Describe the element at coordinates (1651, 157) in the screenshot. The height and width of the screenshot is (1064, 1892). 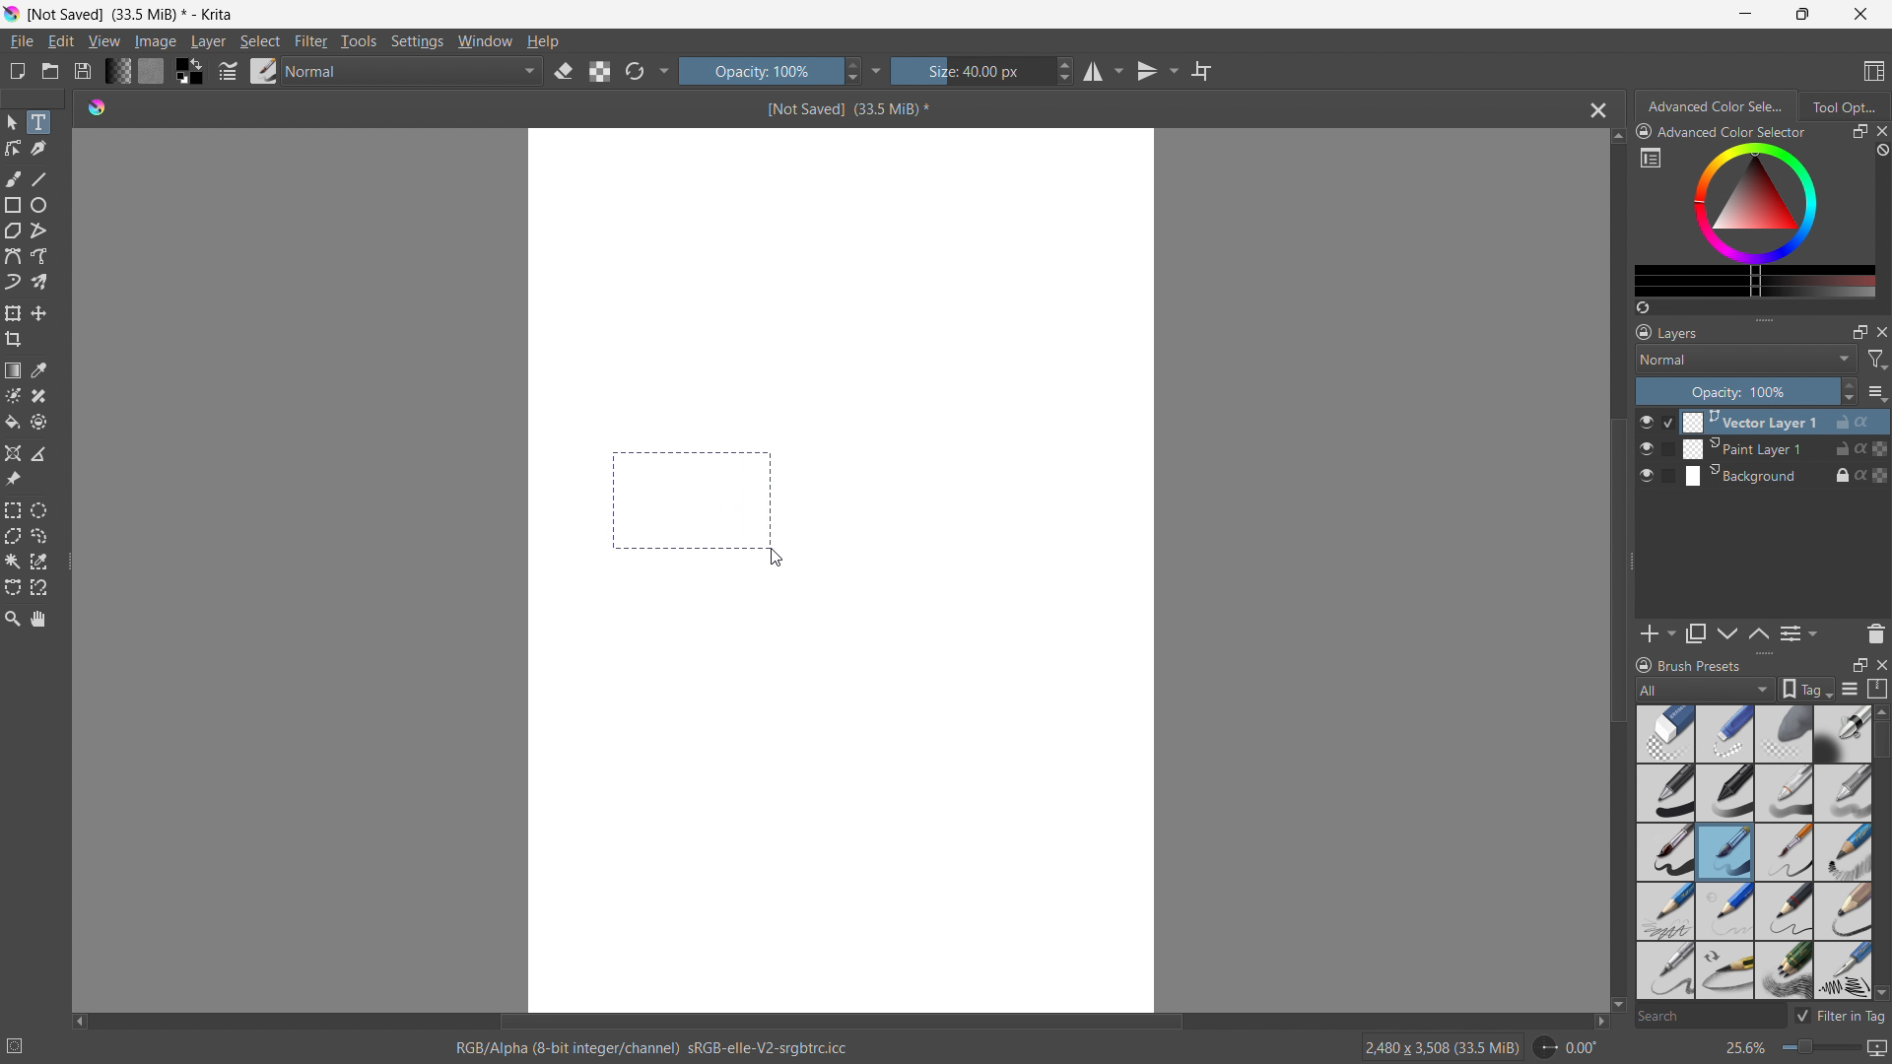
I see `more settings` at that location.